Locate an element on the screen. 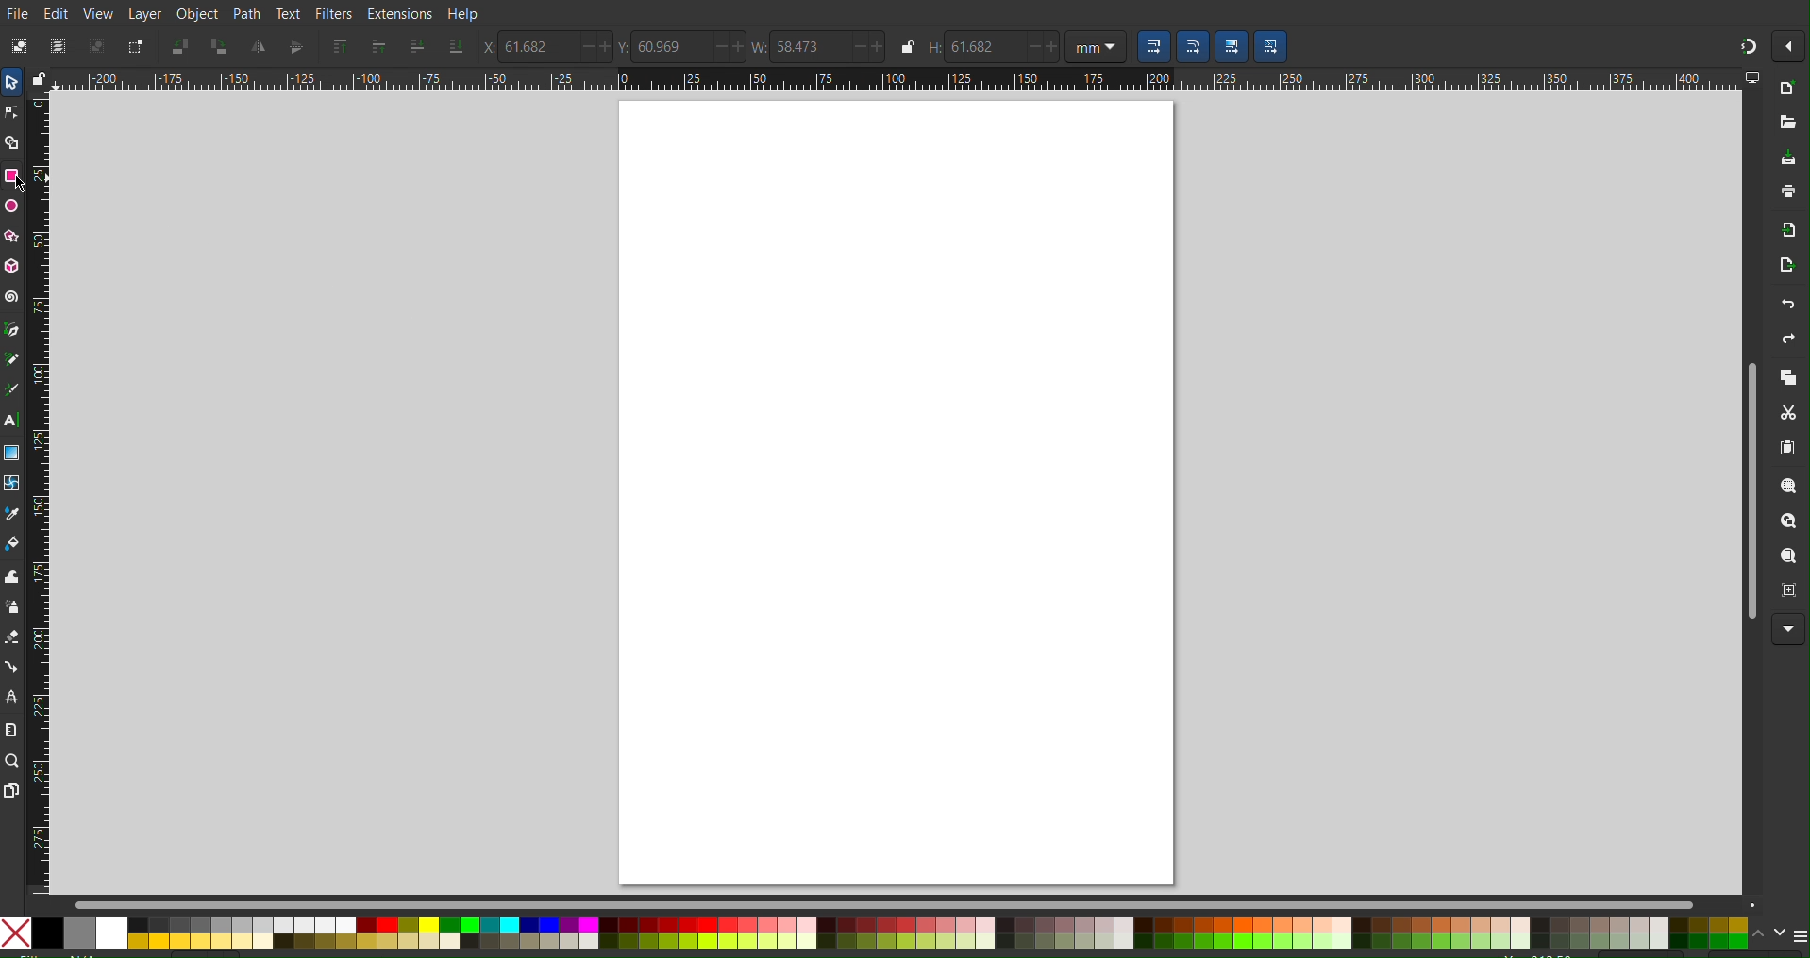 This screenshot has height=958, width=1810. Scaling Option 2 is located at coordinates (1192, 46).